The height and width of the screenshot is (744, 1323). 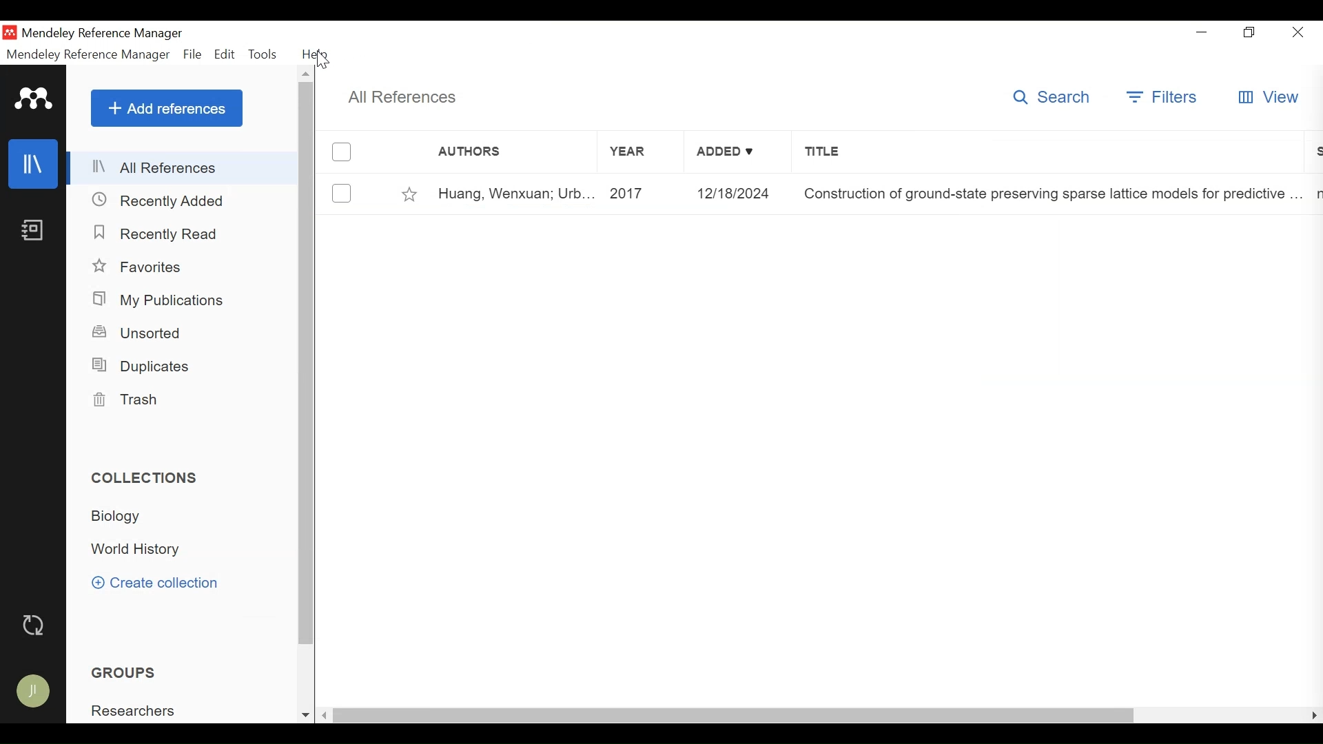 I want to click on Mendeley Reference Manager, so click(x=103, y=34).